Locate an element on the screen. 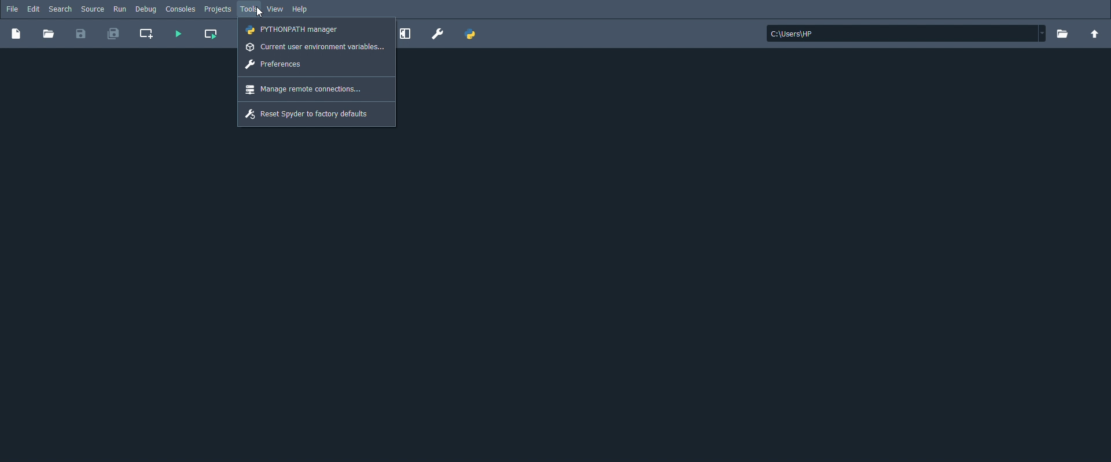 The height and width of the screenshot is (462, 1111). Help is located at coordinates (300, 10).